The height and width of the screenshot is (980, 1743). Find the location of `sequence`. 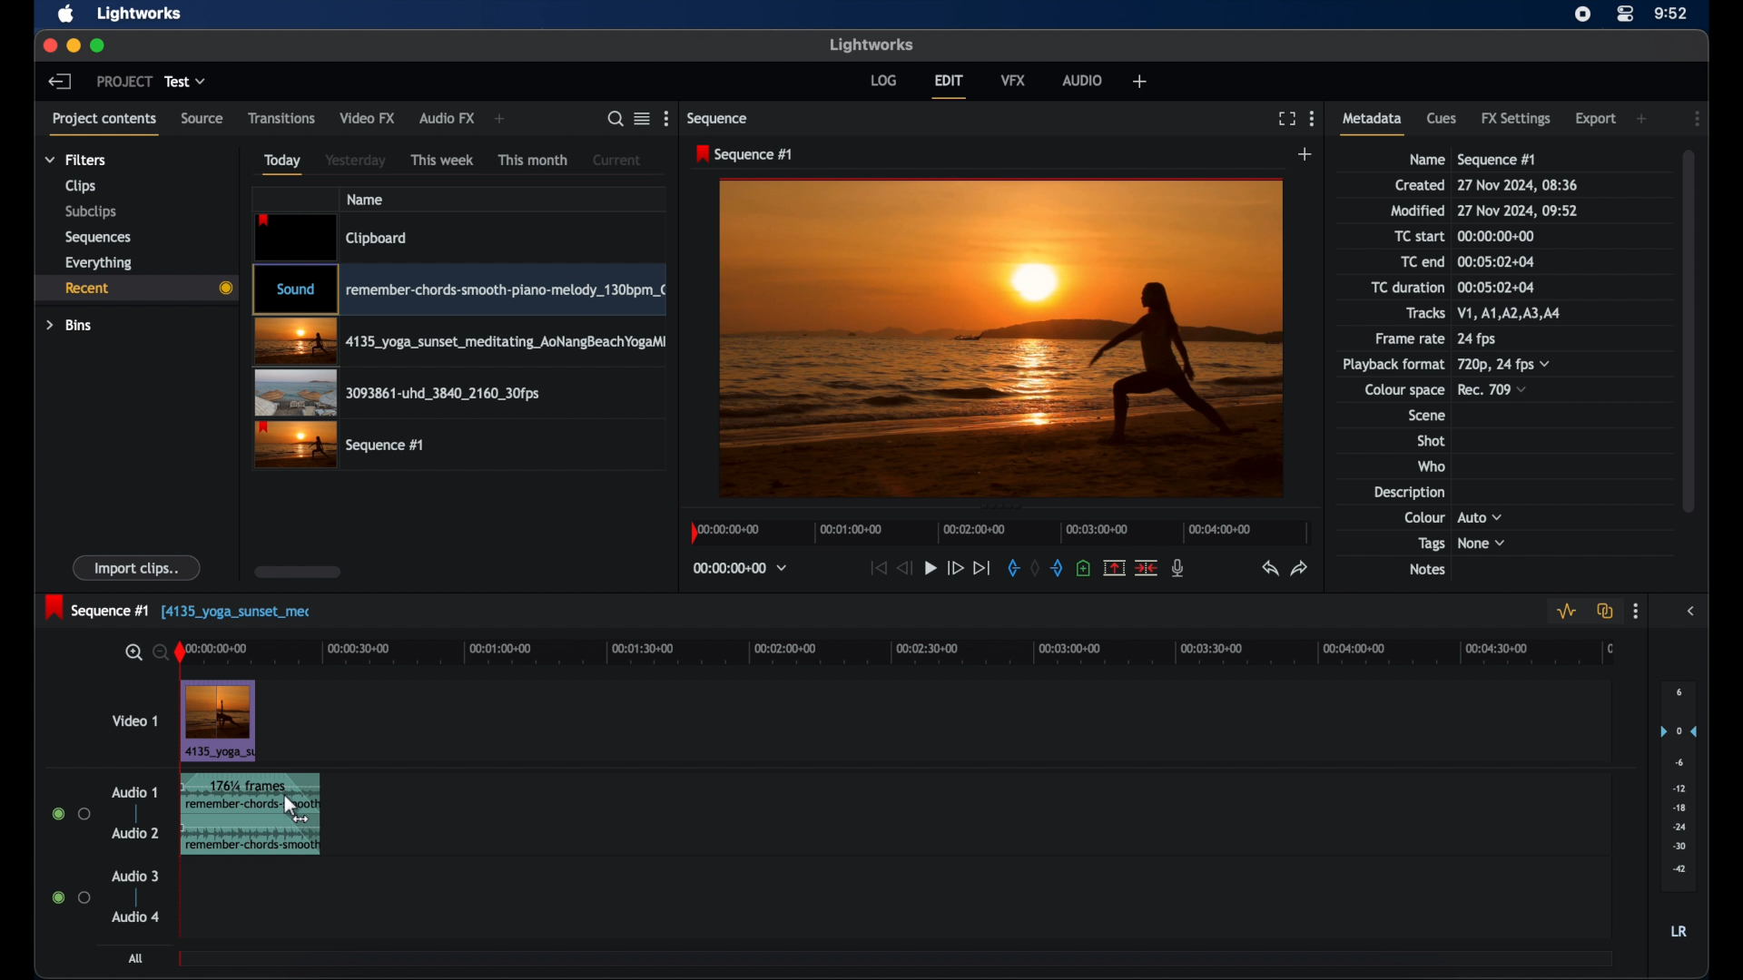

sequence is located at coordinates (719, 120).